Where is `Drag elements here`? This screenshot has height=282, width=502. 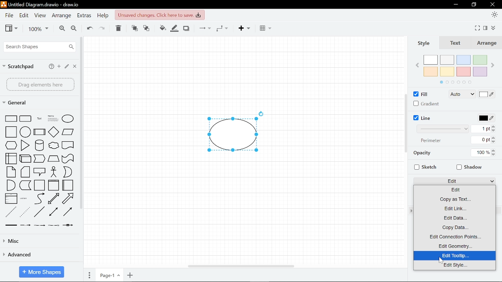 Drag elements here is located at coordinates (40, 84).